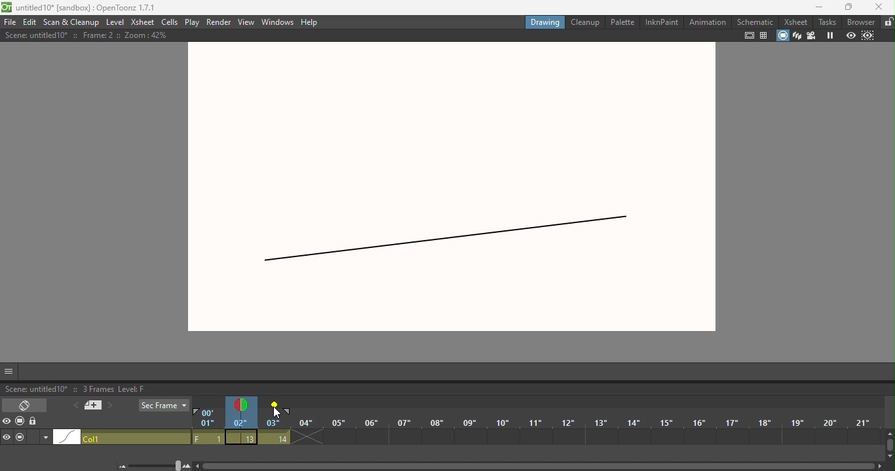 The height and width of the screenshot is (471, 895). I want to click on Sec frame, so click(163, 406).